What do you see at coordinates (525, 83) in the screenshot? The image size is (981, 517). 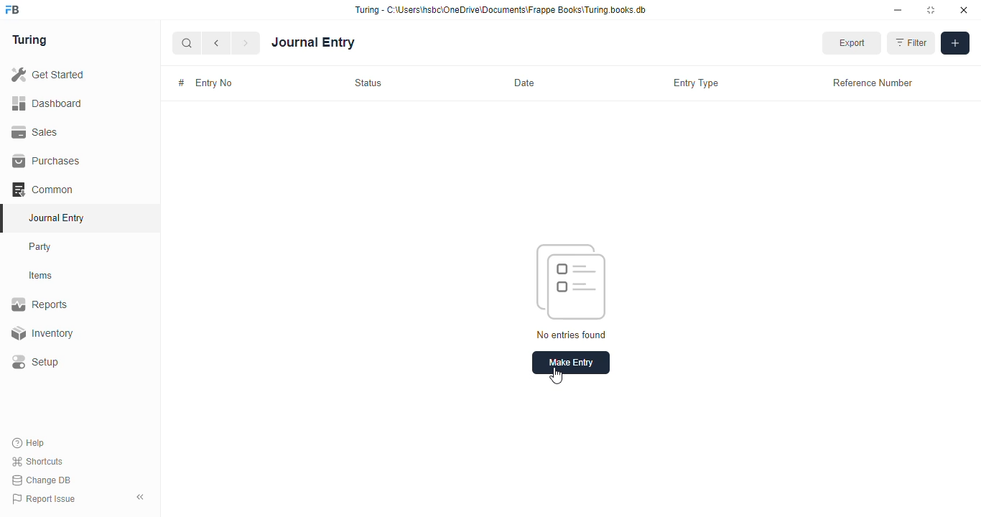 I see `date` at bounding box center [525, 83].